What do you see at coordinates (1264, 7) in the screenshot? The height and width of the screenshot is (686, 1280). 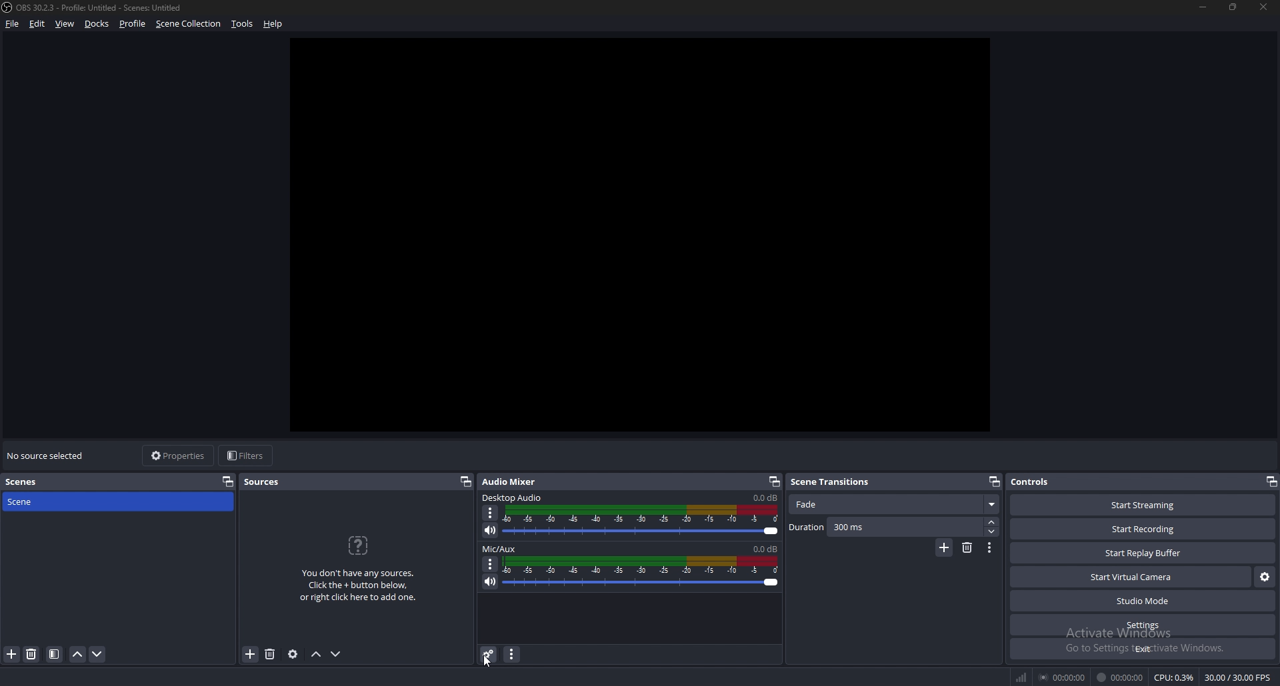 I see `close` at bounding box center [1264, 7].